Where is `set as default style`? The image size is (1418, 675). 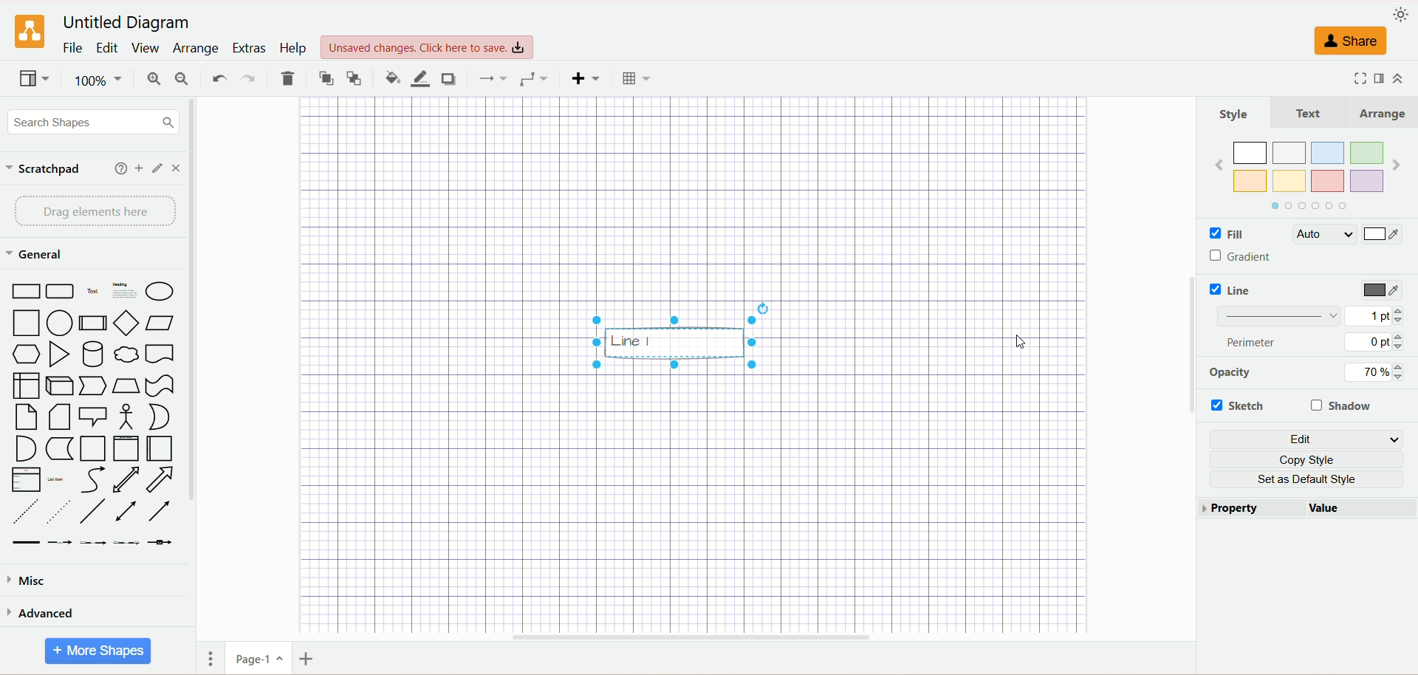 set as default style is located at coordinates (1306, 479).